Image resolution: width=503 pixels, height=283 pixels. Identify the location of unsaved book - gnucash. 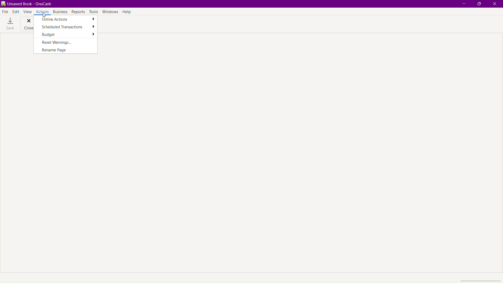
(30, 4).